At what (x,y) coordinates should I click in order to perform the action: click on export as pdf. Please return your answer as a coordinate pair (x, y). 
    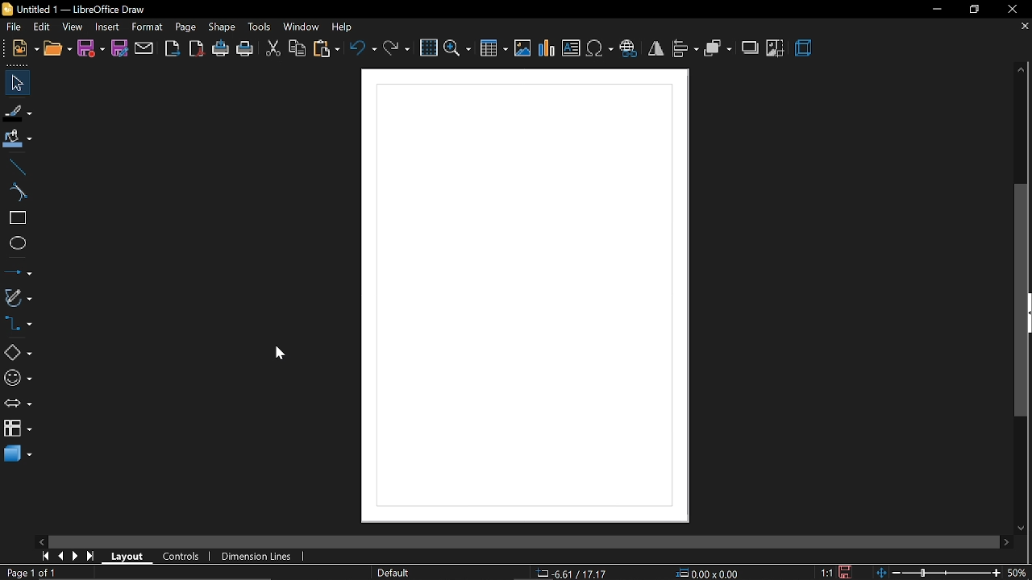
    Looking at the image, I should click on (196, 50).